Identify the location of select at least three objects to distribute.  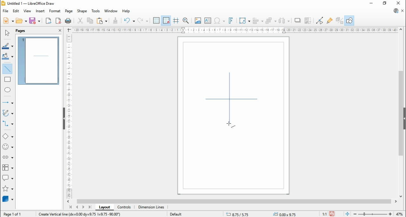
(285, 21).